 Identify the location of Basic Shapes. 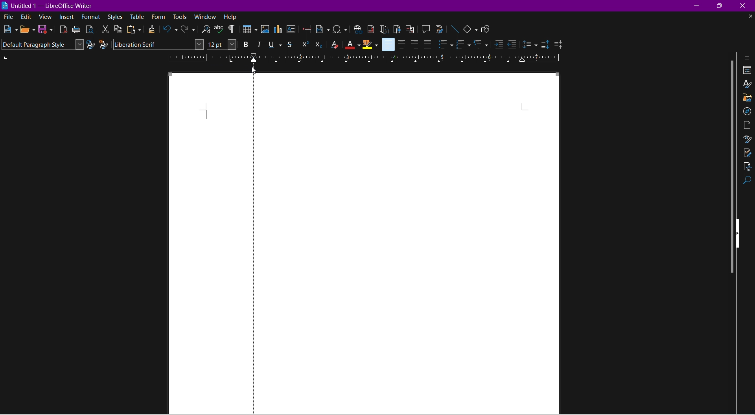
(471, 28).